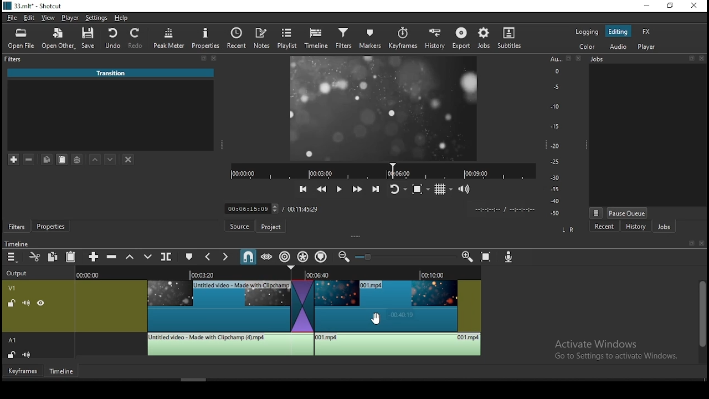 Image resolution: width=709 pixels, height=399 pixels. I want to click on create/edit marker, so click(190, 257).